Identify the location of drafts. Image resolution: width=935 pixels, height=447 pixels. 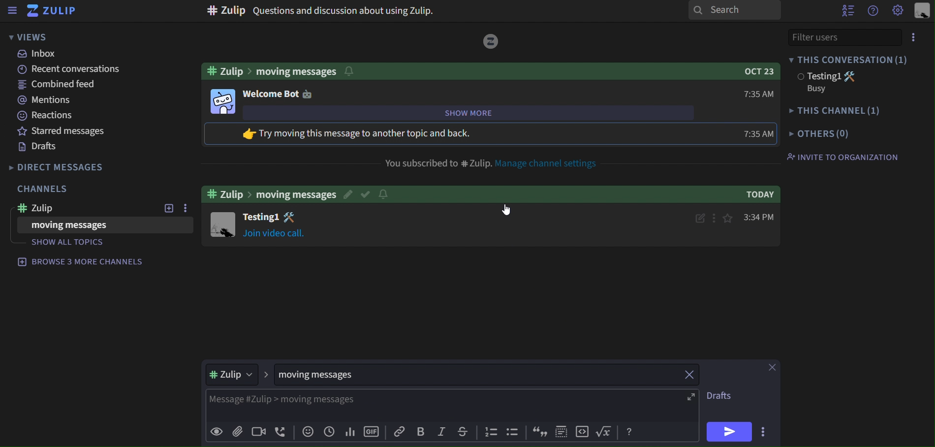
(725, 395).